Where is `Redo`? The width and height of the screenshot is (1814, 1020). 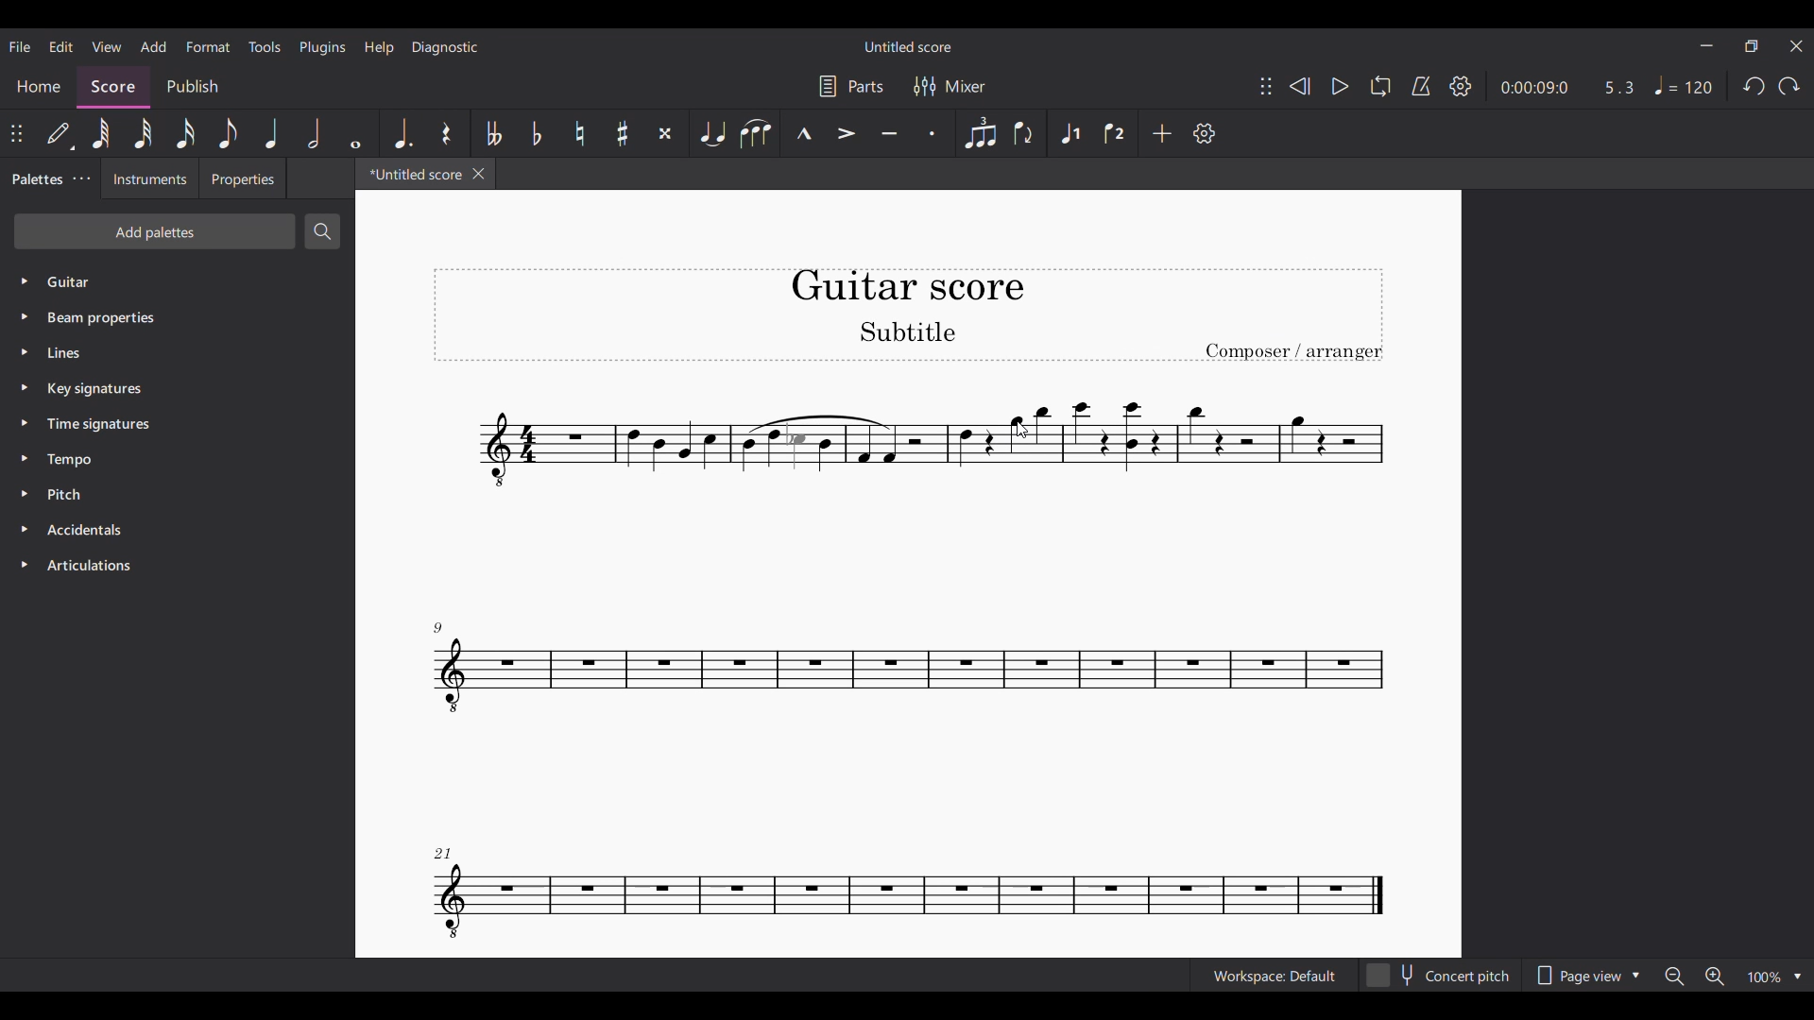 Redo is located at coordinates (1789, 86).